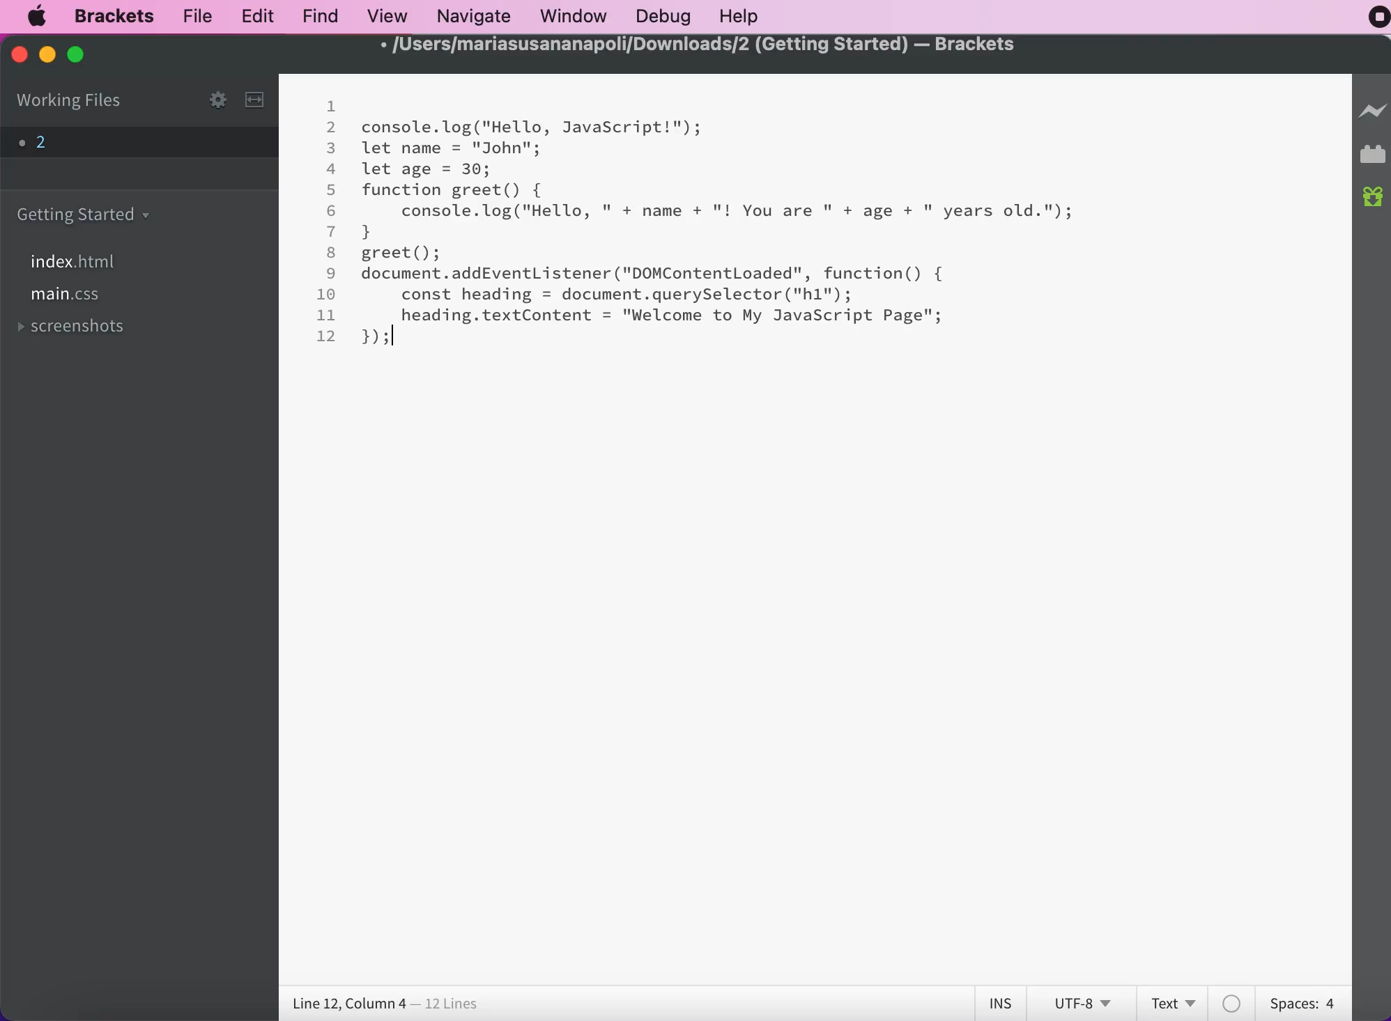  I want to click on brackets, so click(107, 18).